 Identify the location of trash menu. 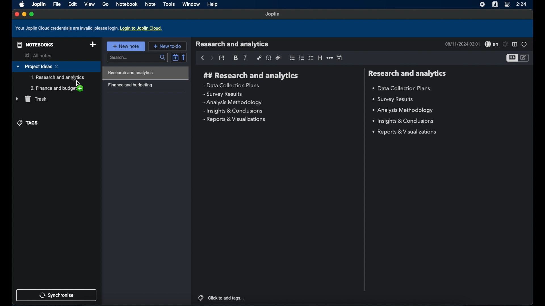
(31, 99).